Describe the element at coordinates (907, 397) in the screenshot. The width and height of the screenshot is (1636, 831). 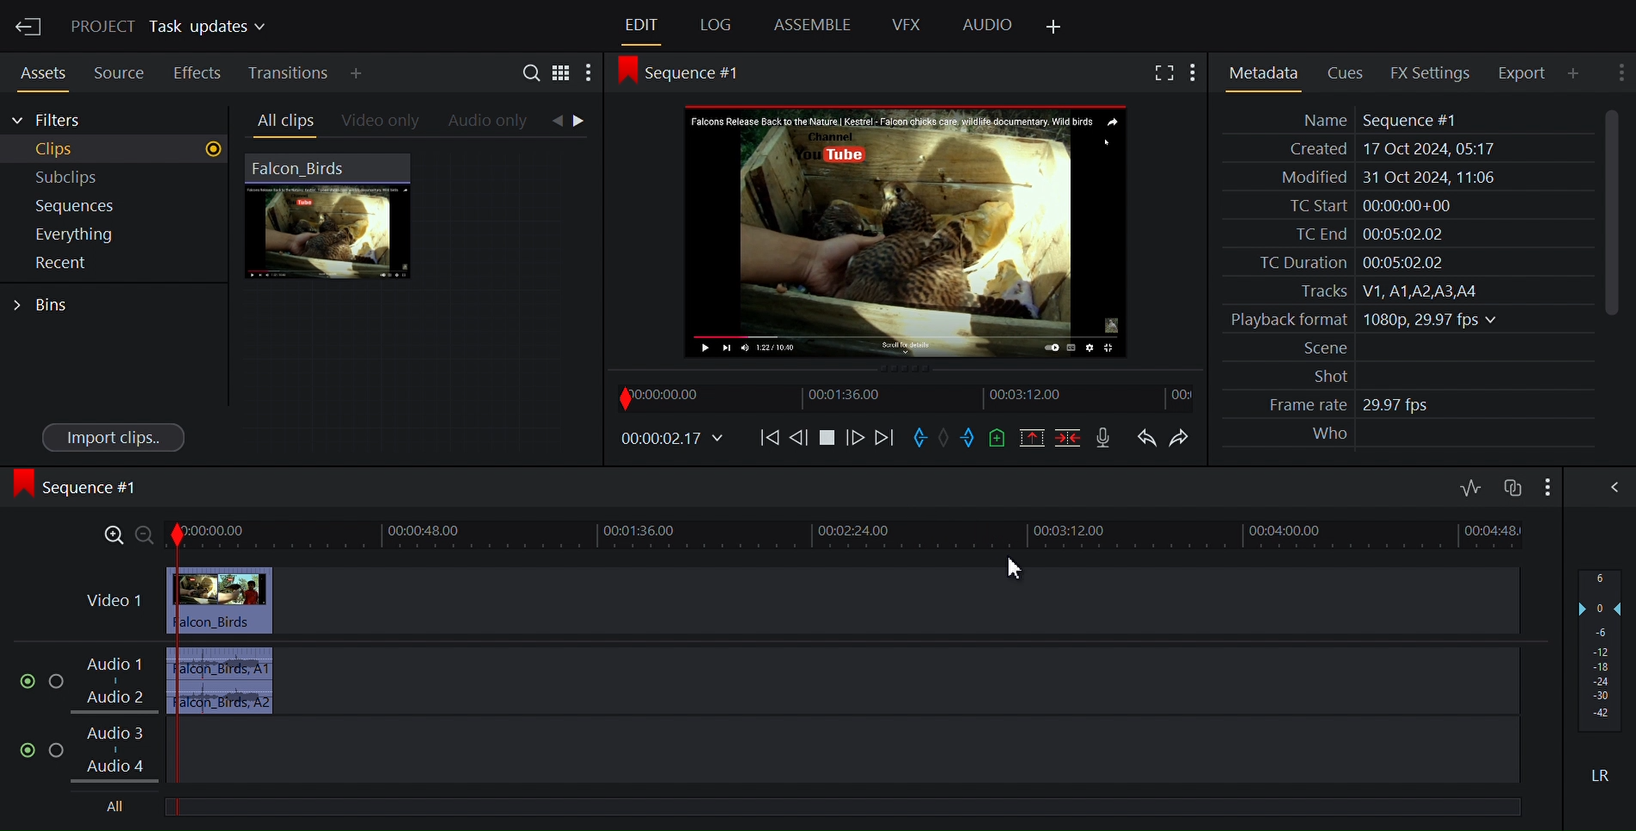
I see `Timeline` at that location.